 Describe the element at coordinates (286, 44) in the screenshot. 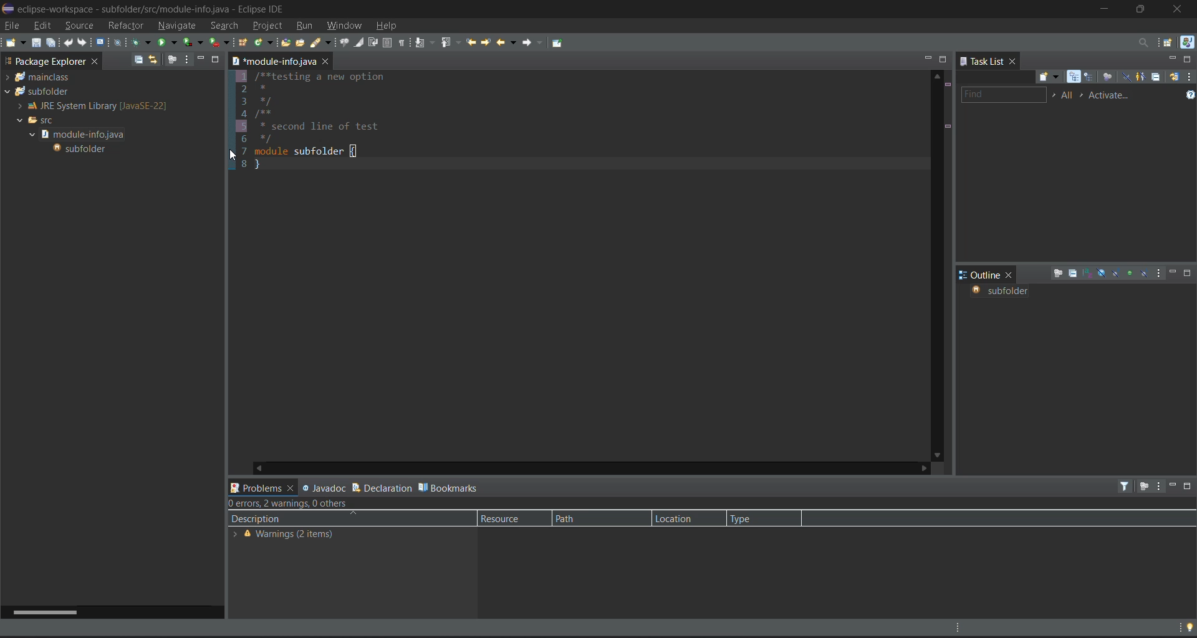

I see `open type` at that location.